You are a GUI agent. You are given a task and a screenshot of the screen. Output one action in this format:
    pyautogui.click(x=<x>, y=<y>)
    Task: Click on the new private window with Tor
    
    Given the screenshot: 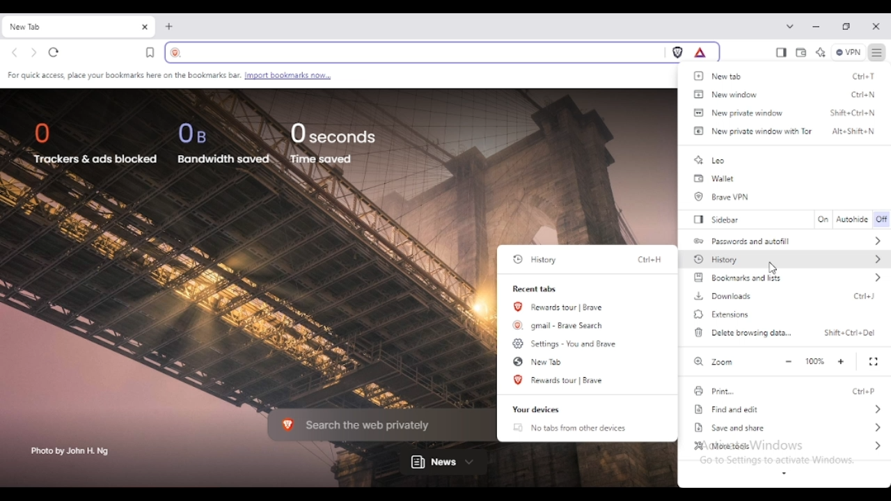 What is the action you would take?
    pyautogui.click(x=751, y=131)
    